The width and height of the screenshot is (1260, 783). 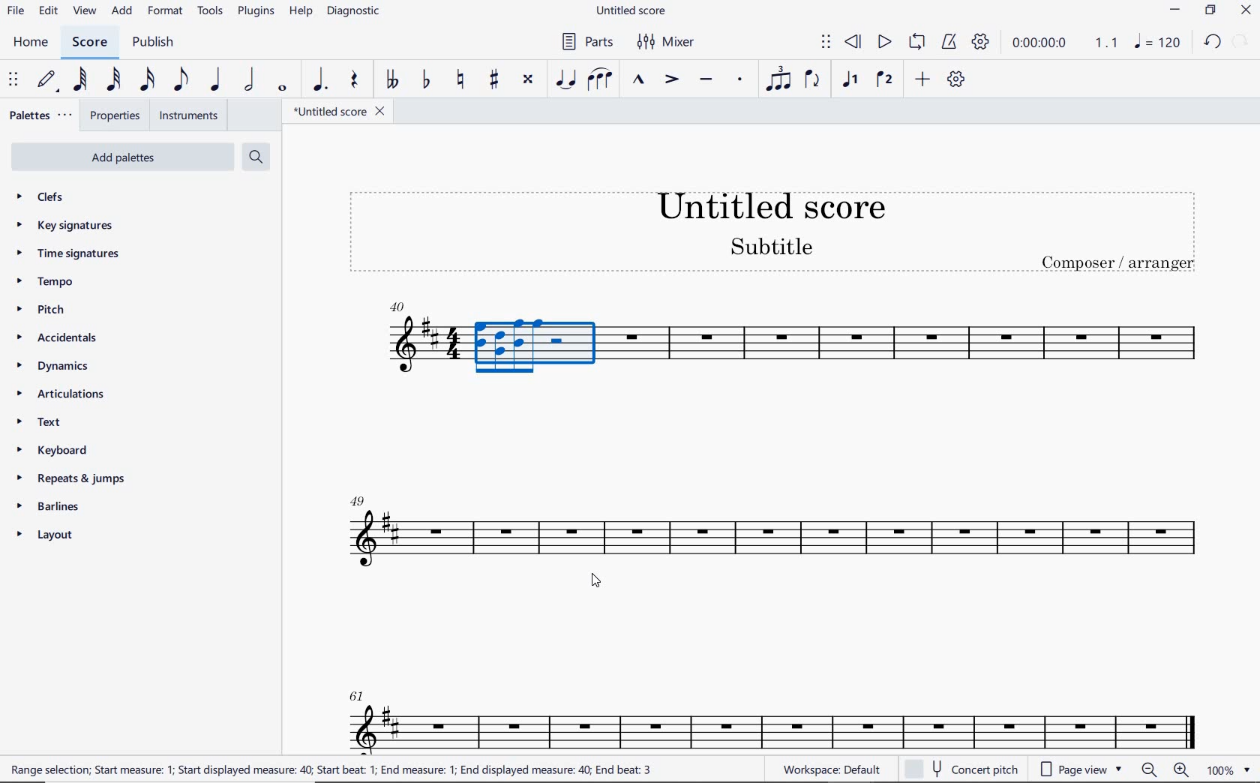 I want to click on concert pitch, so click(x=964, y=769).